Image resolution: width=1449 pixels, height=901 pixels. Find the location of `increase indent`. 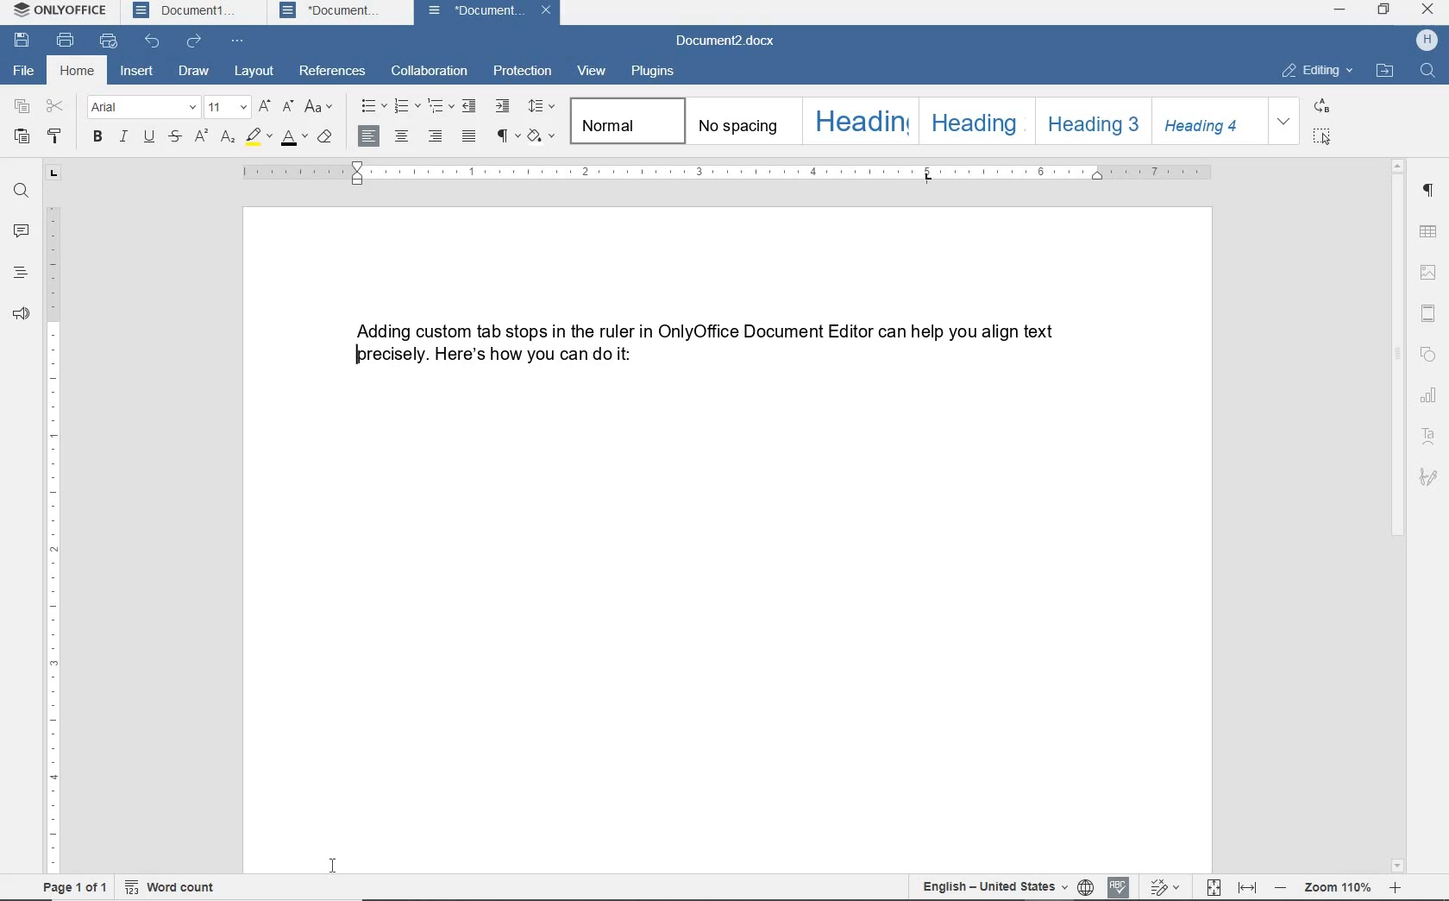

increase indent is located at coordinates (504, 107).